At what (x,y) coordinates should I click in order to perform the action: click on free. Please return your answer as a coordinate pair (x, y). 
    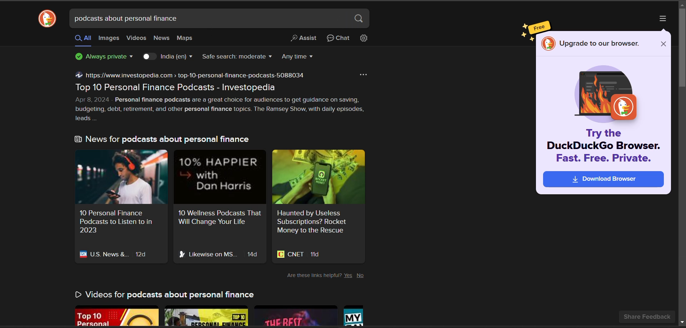
    Looking at the image, I should click on (540, 27).